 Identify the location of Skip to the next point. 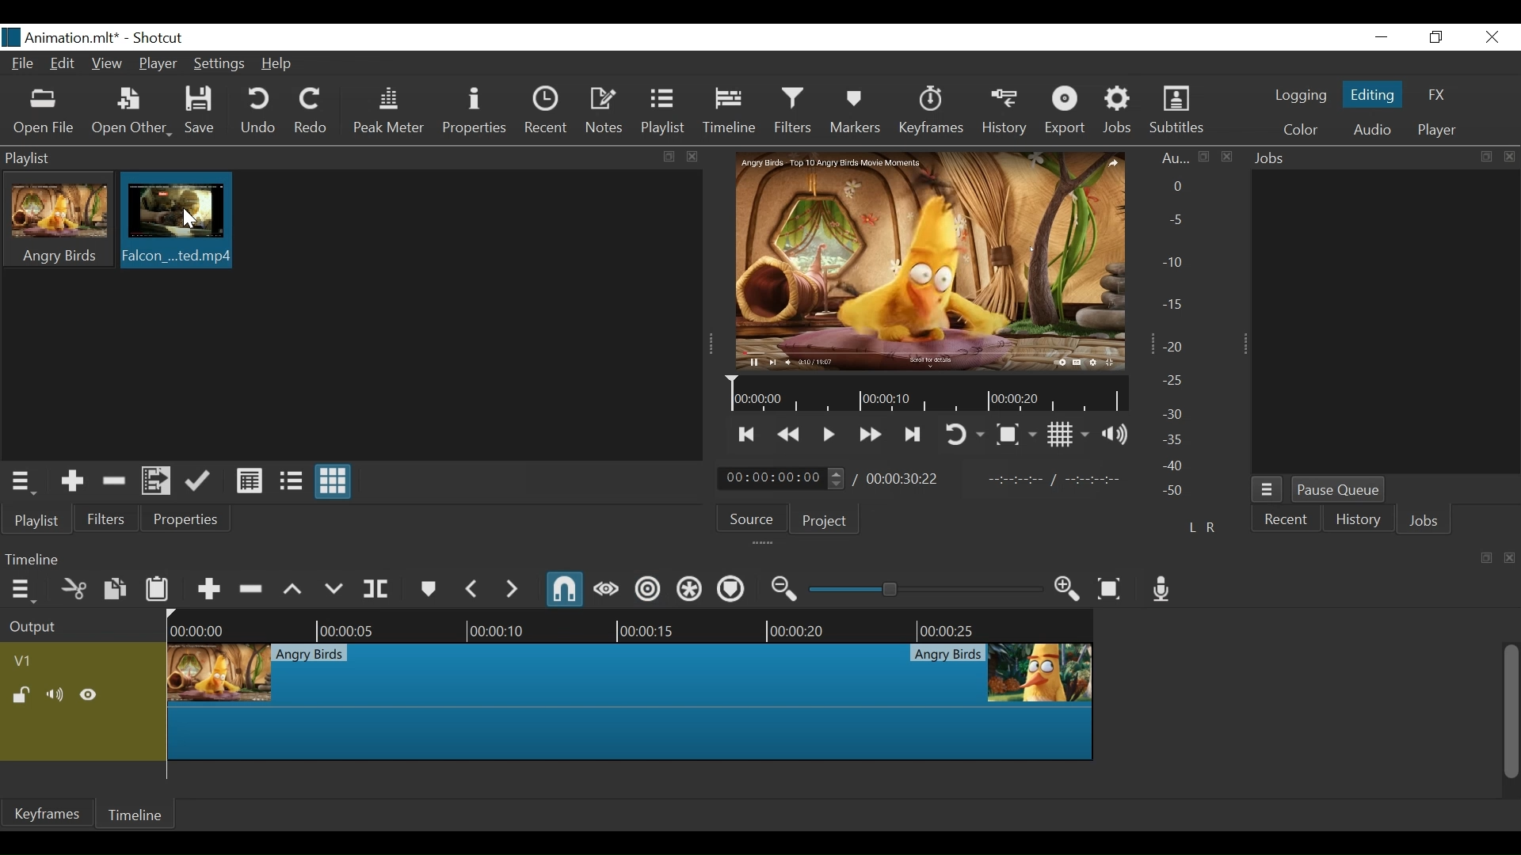
(914, 436).